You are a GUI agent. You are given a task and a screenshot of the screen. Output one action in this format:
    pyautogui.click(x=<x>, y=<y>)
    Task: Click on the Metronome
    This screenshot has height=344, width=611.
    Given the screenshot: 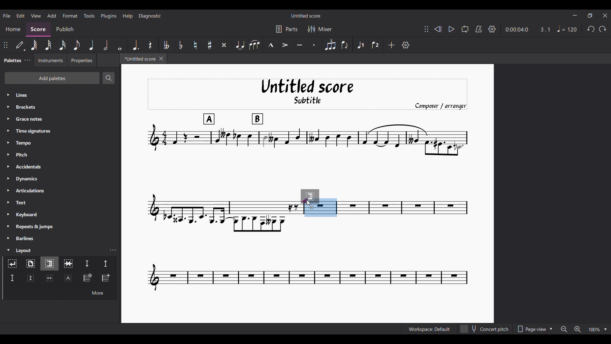 What is the action you would take?
    pyautogui.click(x=479, y=29)
    